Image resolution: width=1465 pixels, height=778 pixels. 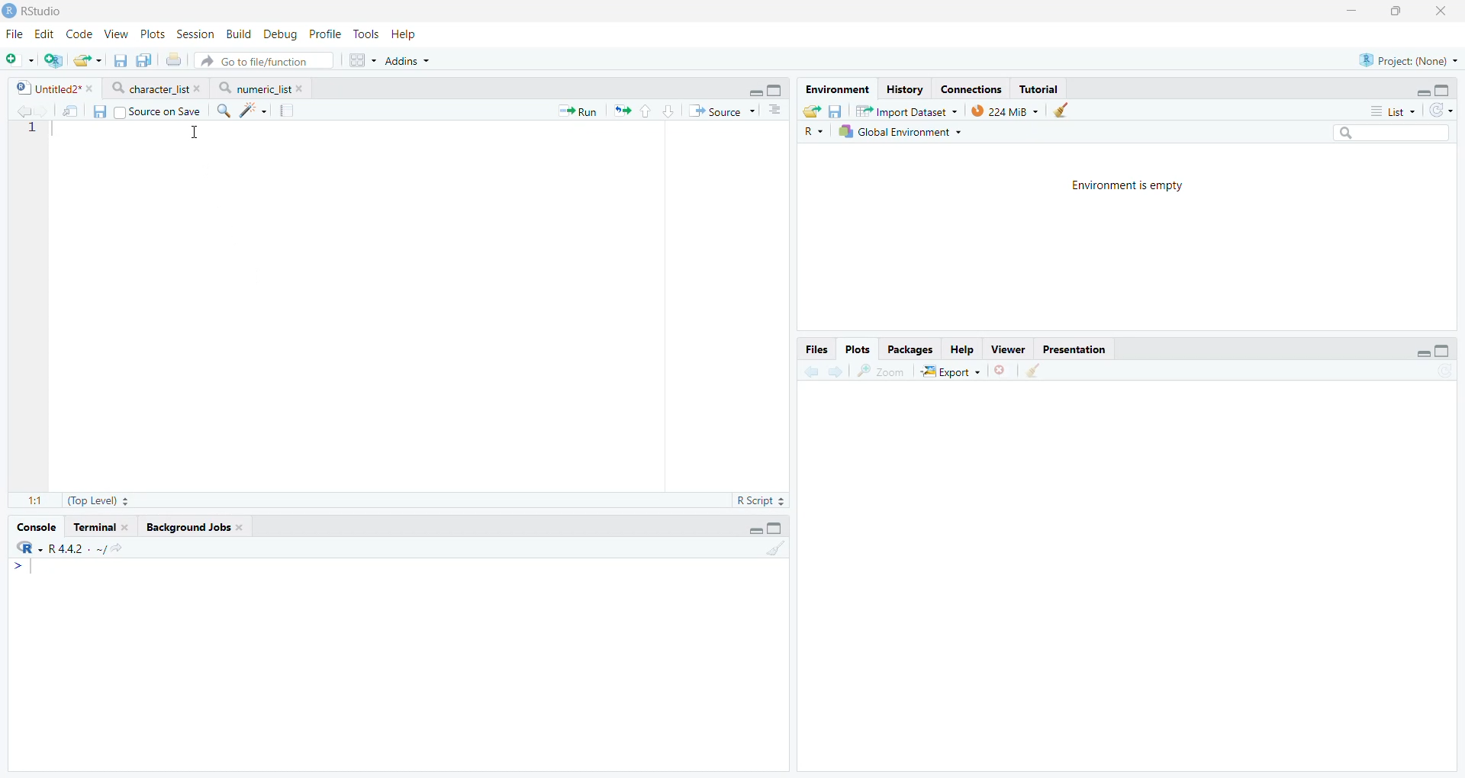 I want to click on Find/Replace, so click(x=224, y=111).